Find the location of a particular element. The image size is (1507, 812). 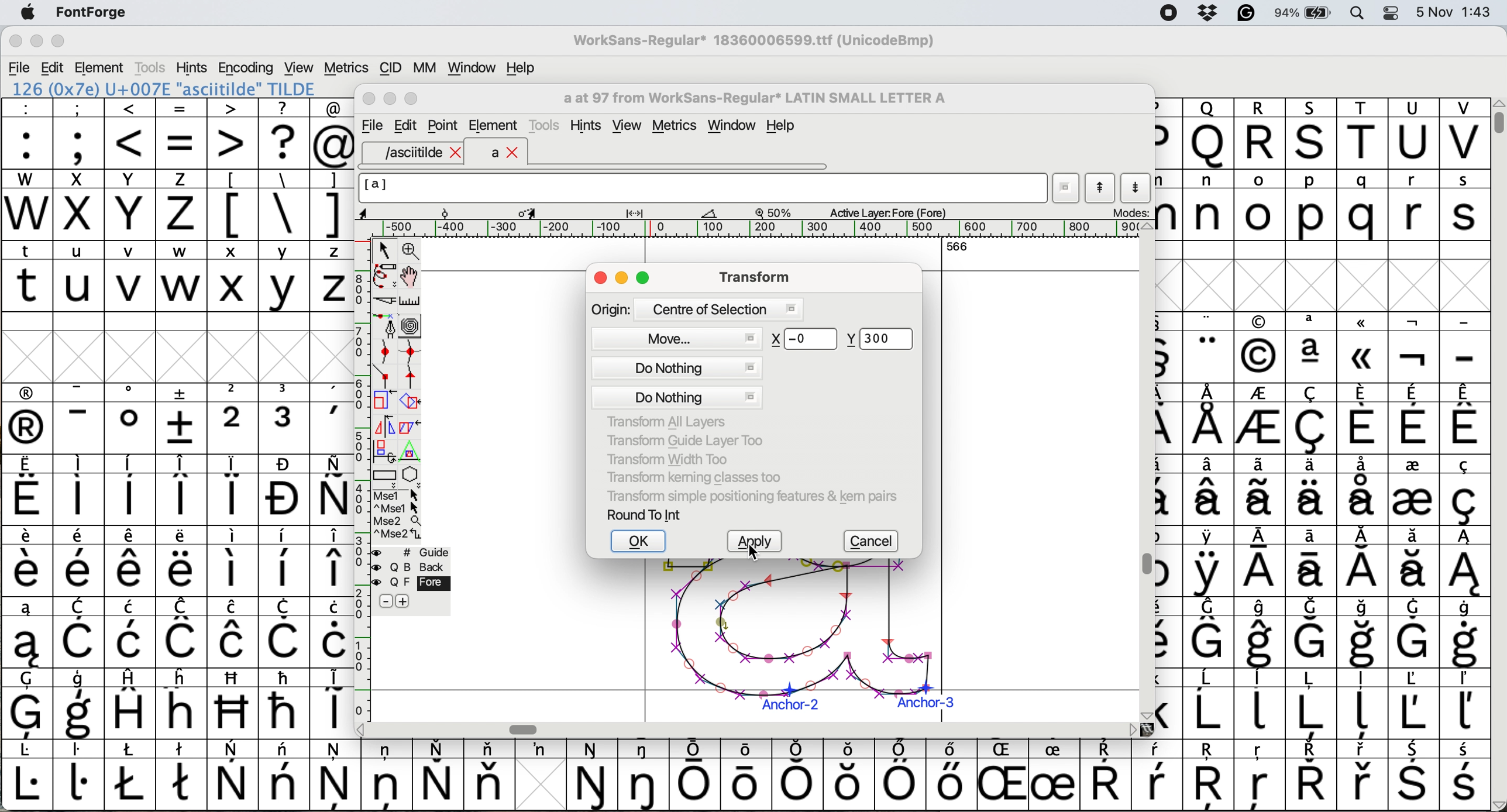

symbol is located at coordinates (28, 419).